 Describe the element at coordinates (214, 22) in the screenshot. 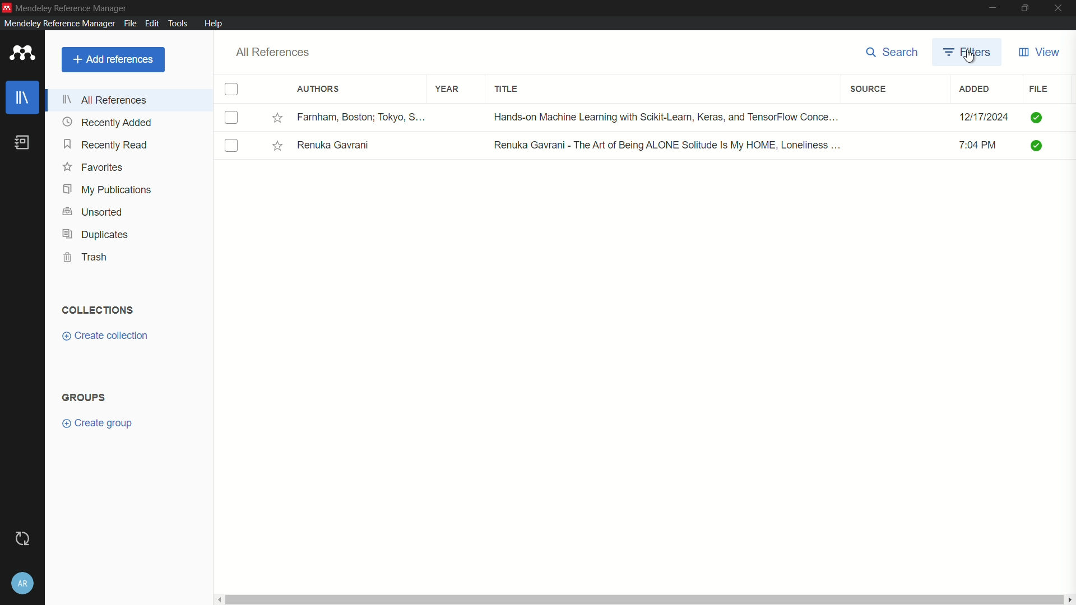

I see `help menu` at that location.